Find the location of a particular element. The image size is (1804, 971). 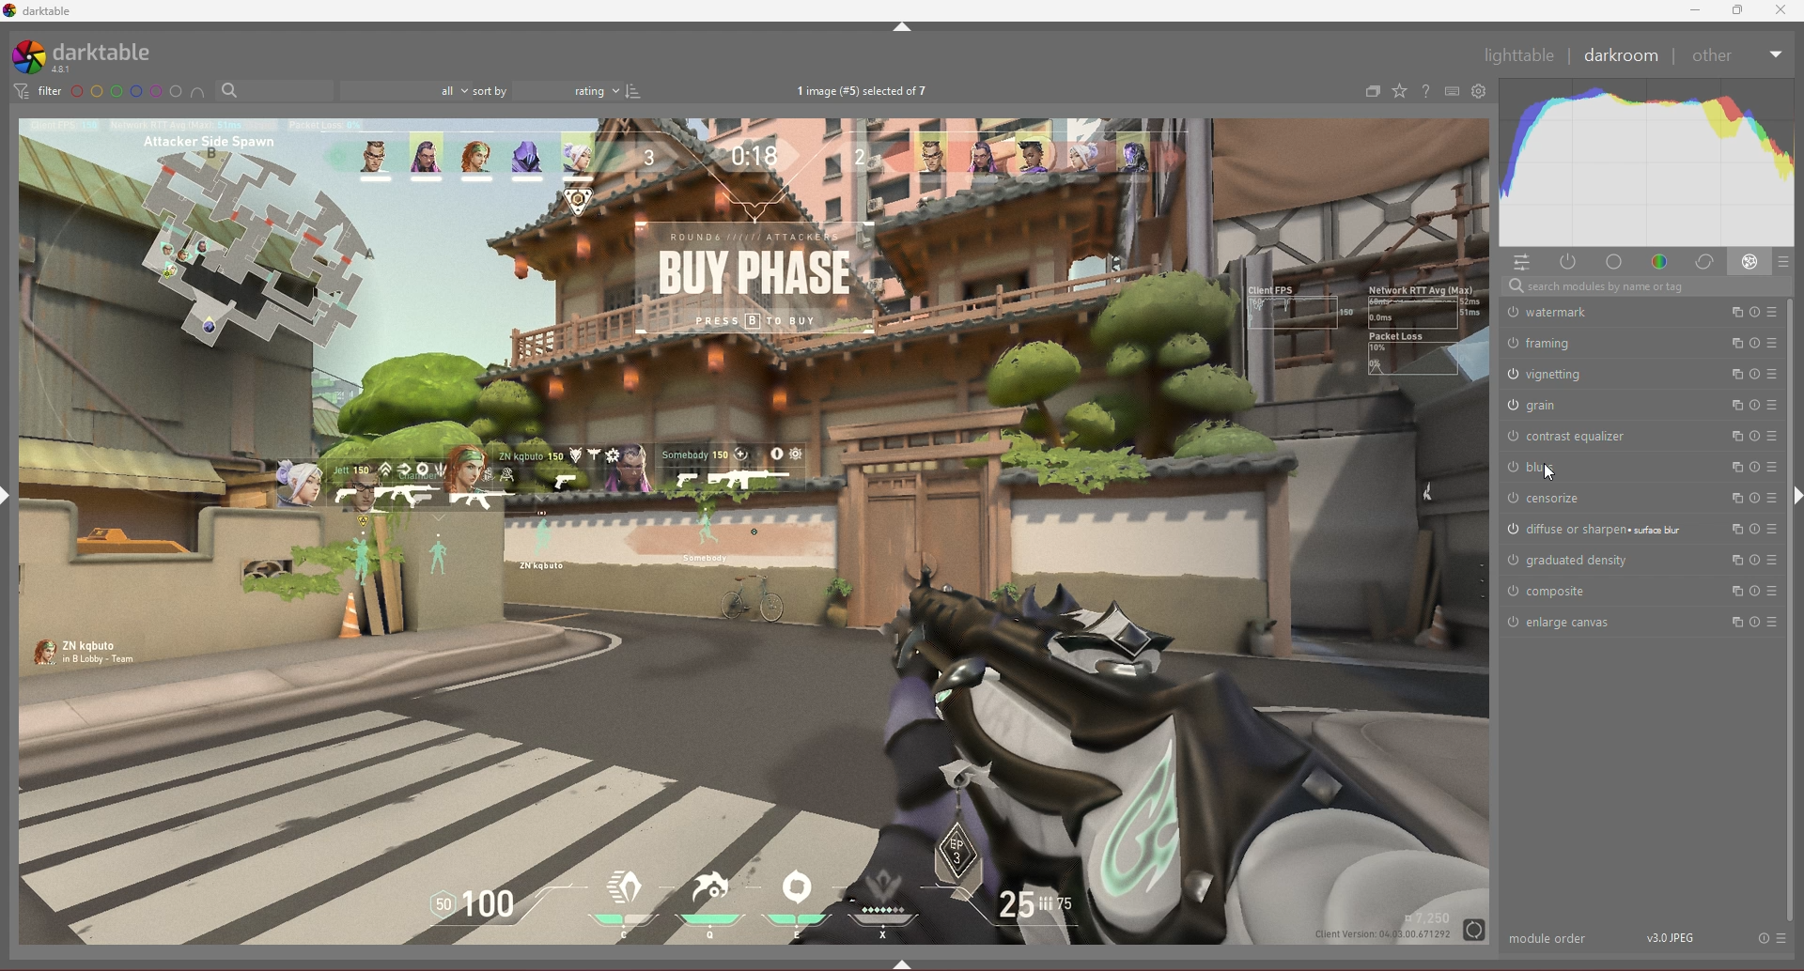

darktable is located at coordinates (93, 56).